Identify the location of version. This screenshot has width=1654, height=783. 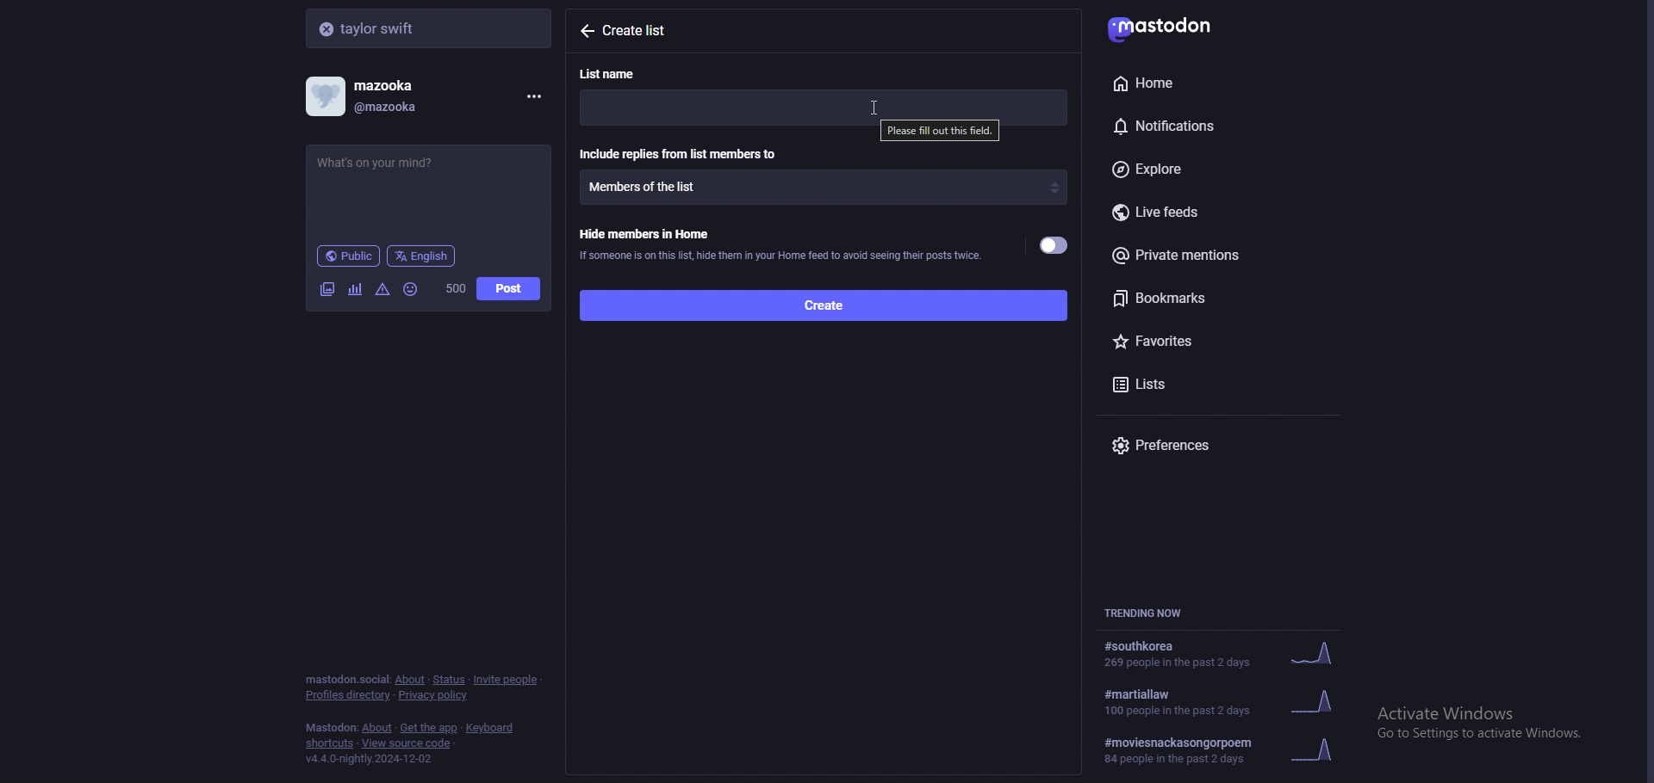
(368, 759).